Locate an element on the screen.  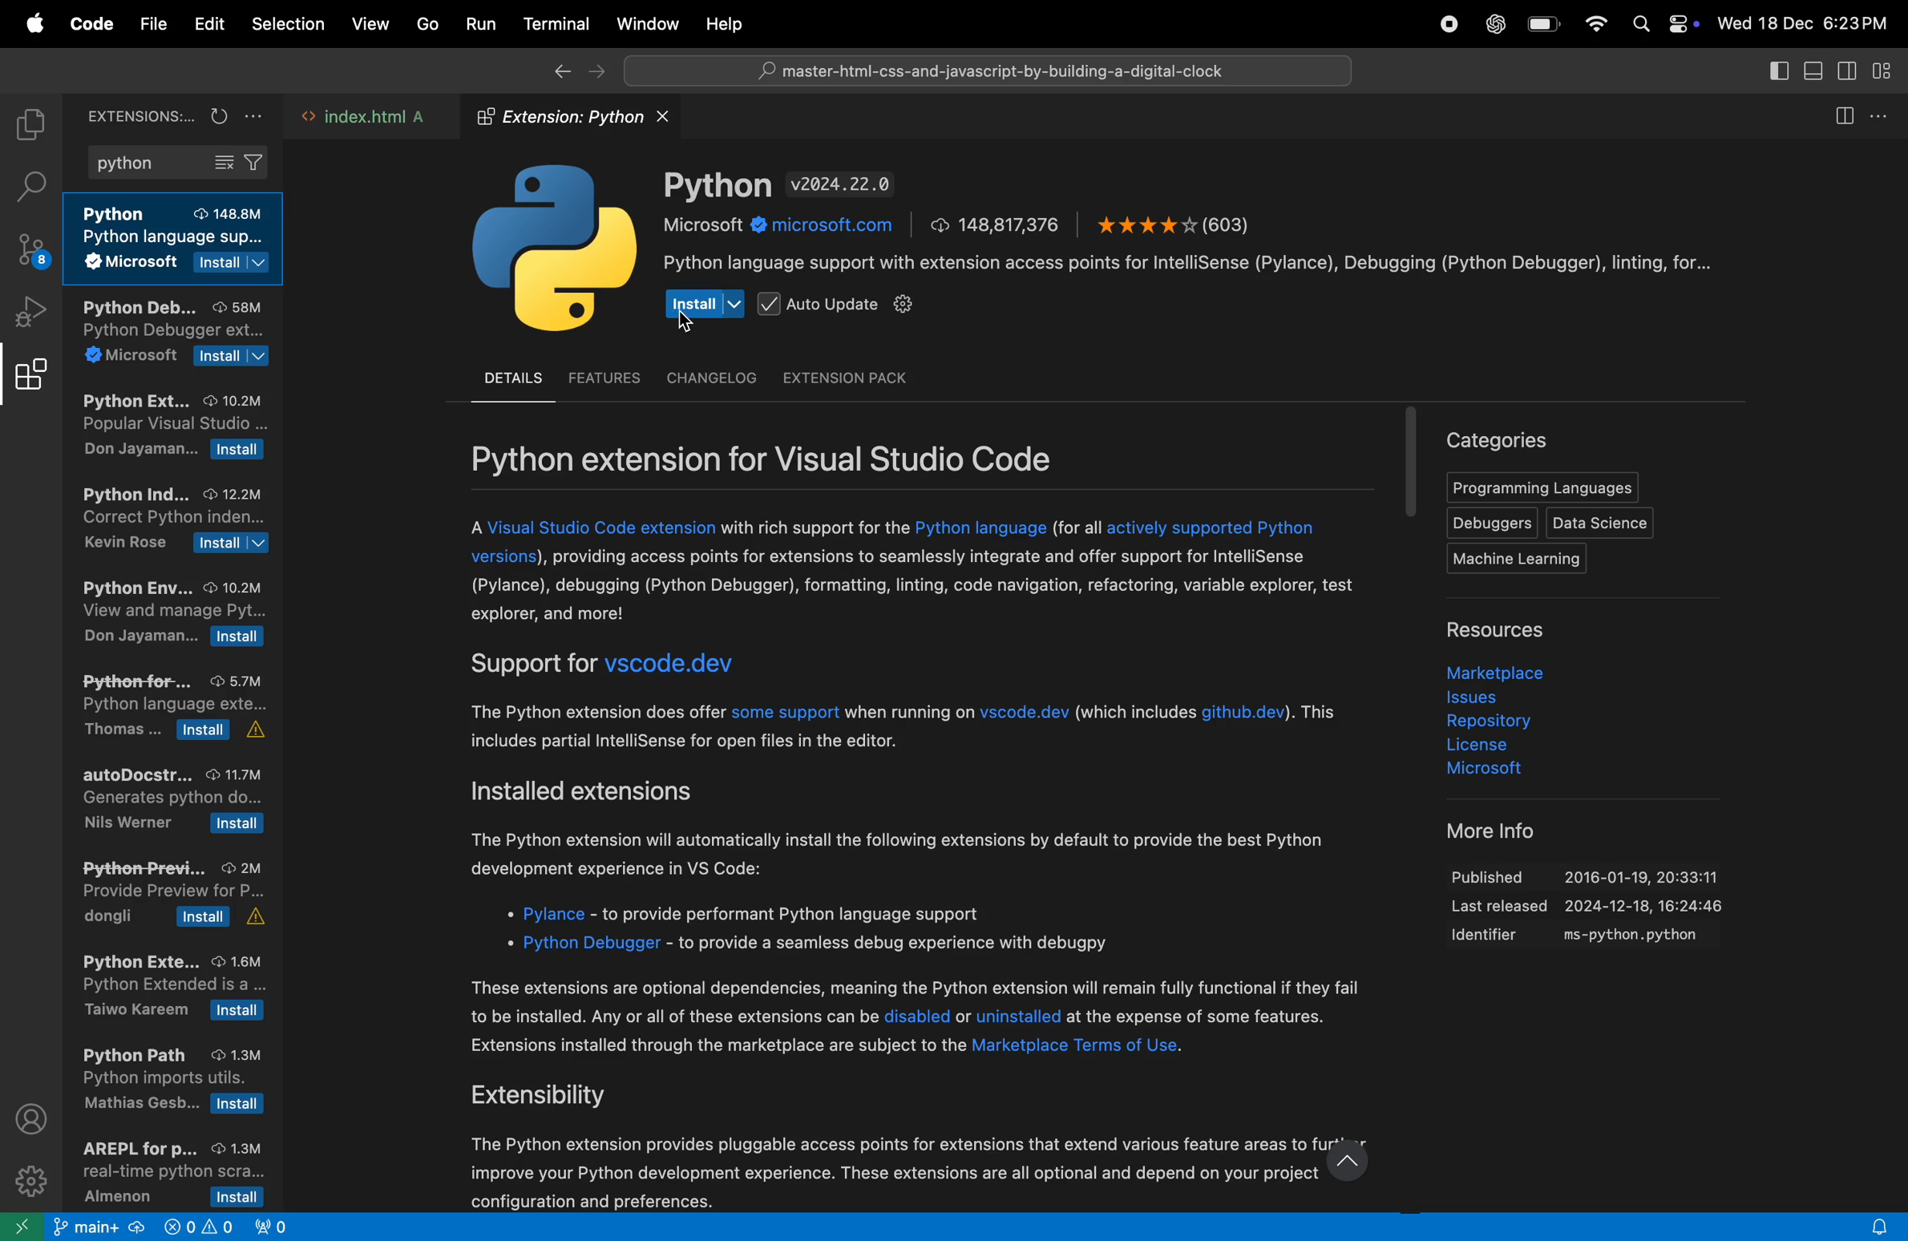
python boot strap extension is located at coordinates (171, 988).